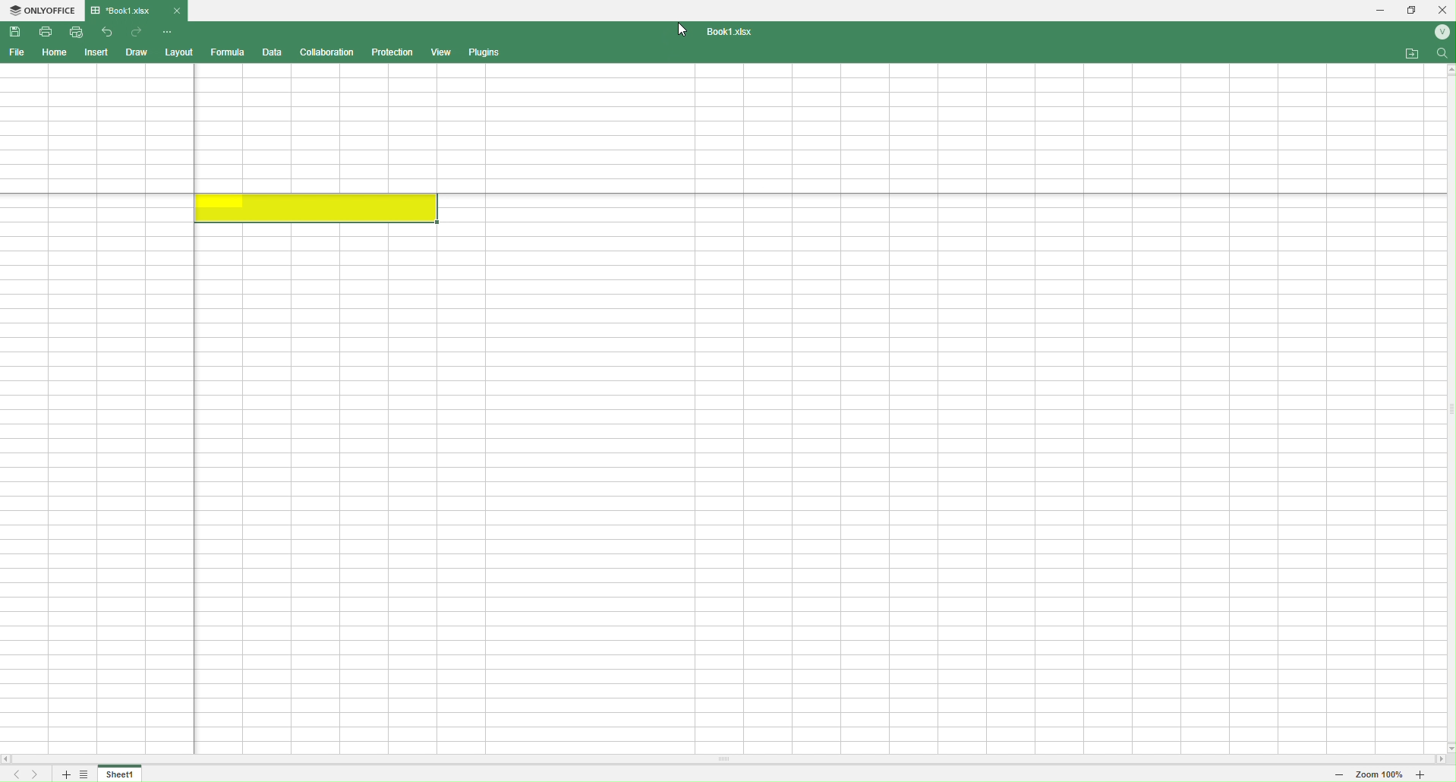 The height and width of the screenshot is (782, 1456). Describe the element at coordinates (16, 32) in the screenshot. I see `Save` at that location.